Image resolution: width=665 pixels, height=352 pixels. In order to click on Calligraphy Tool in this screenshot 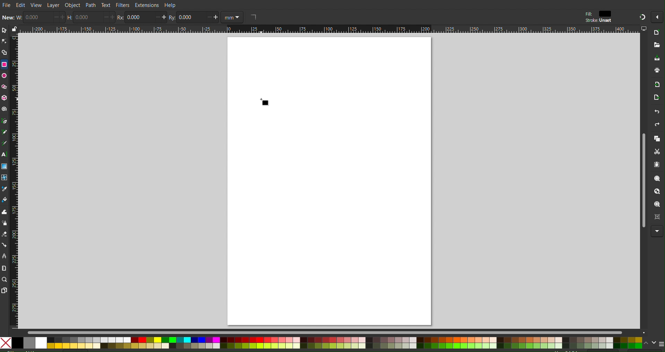, I will do `click(4, 143)`.